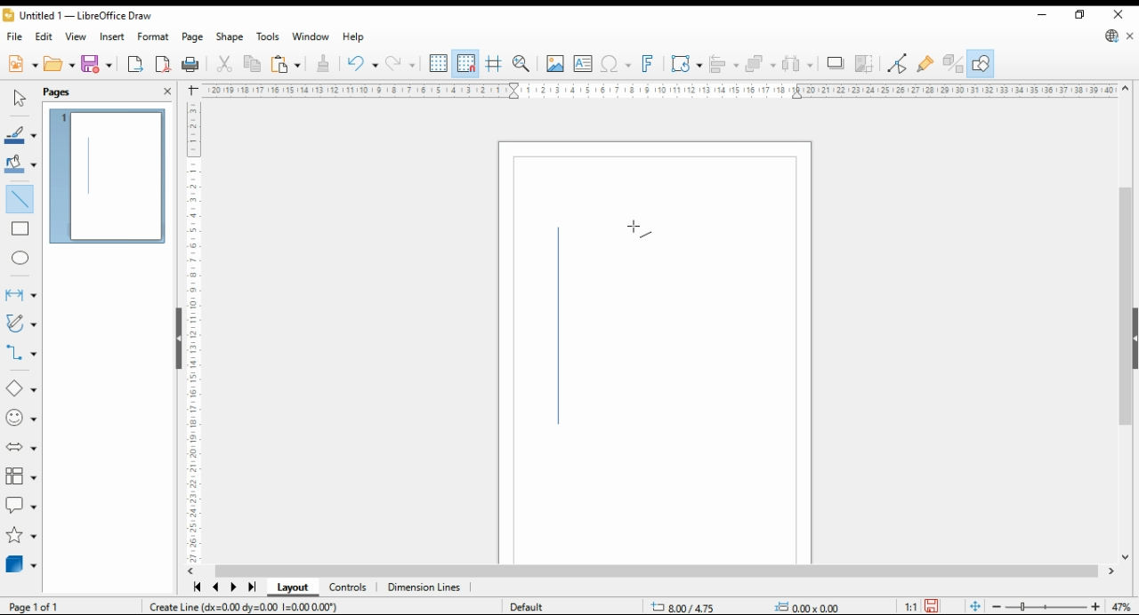 The height and width of the screenshot is (615, 1139). What do you see at coordinates (310, 37) in the screenshot?
I see `window` at bounding box center [310, 37].